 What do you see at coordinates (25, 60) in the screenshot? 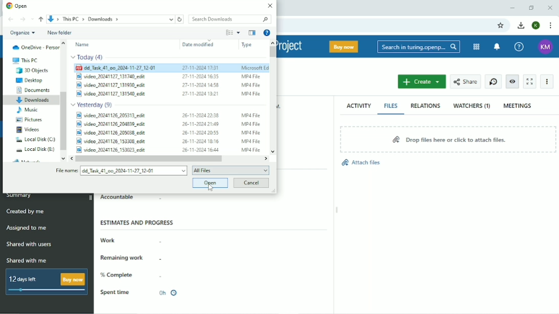
I see `This PC` at bounding box center [25, 60].